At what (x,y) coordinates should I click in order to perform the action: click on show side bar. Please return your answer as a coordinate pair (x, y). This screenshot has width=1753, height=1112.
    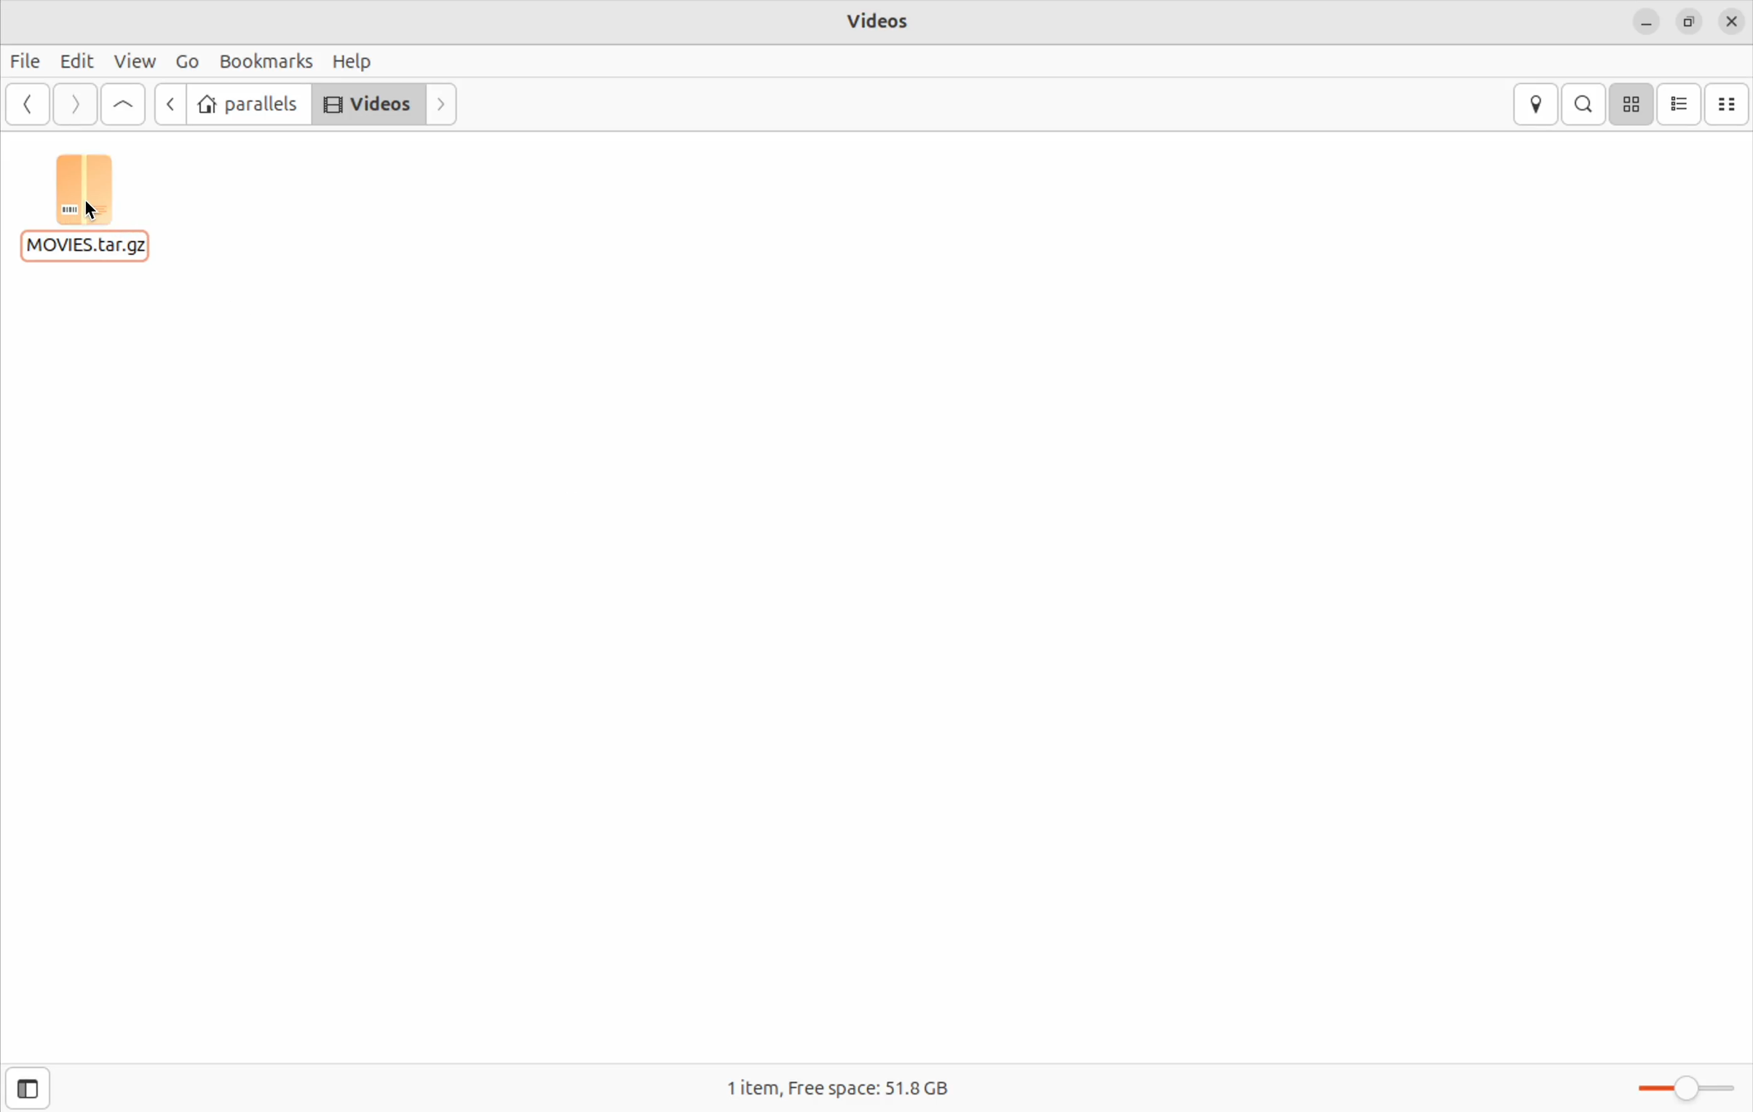
    Looking at the image, I should click on (28, 1087).